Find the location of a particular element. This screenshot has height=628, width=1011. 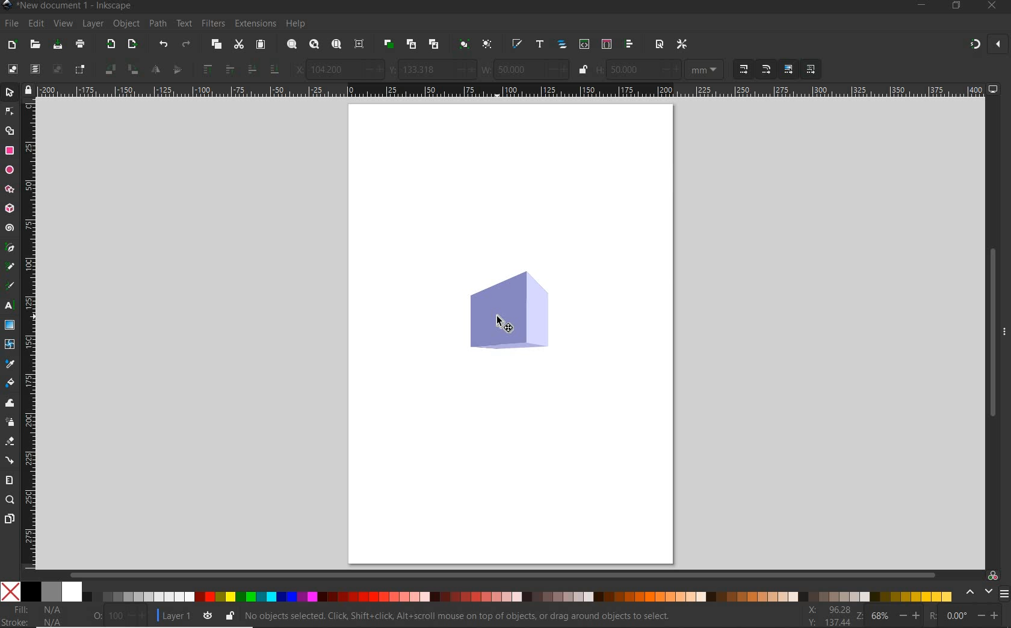

star tool is located at coordinates (10, 189).